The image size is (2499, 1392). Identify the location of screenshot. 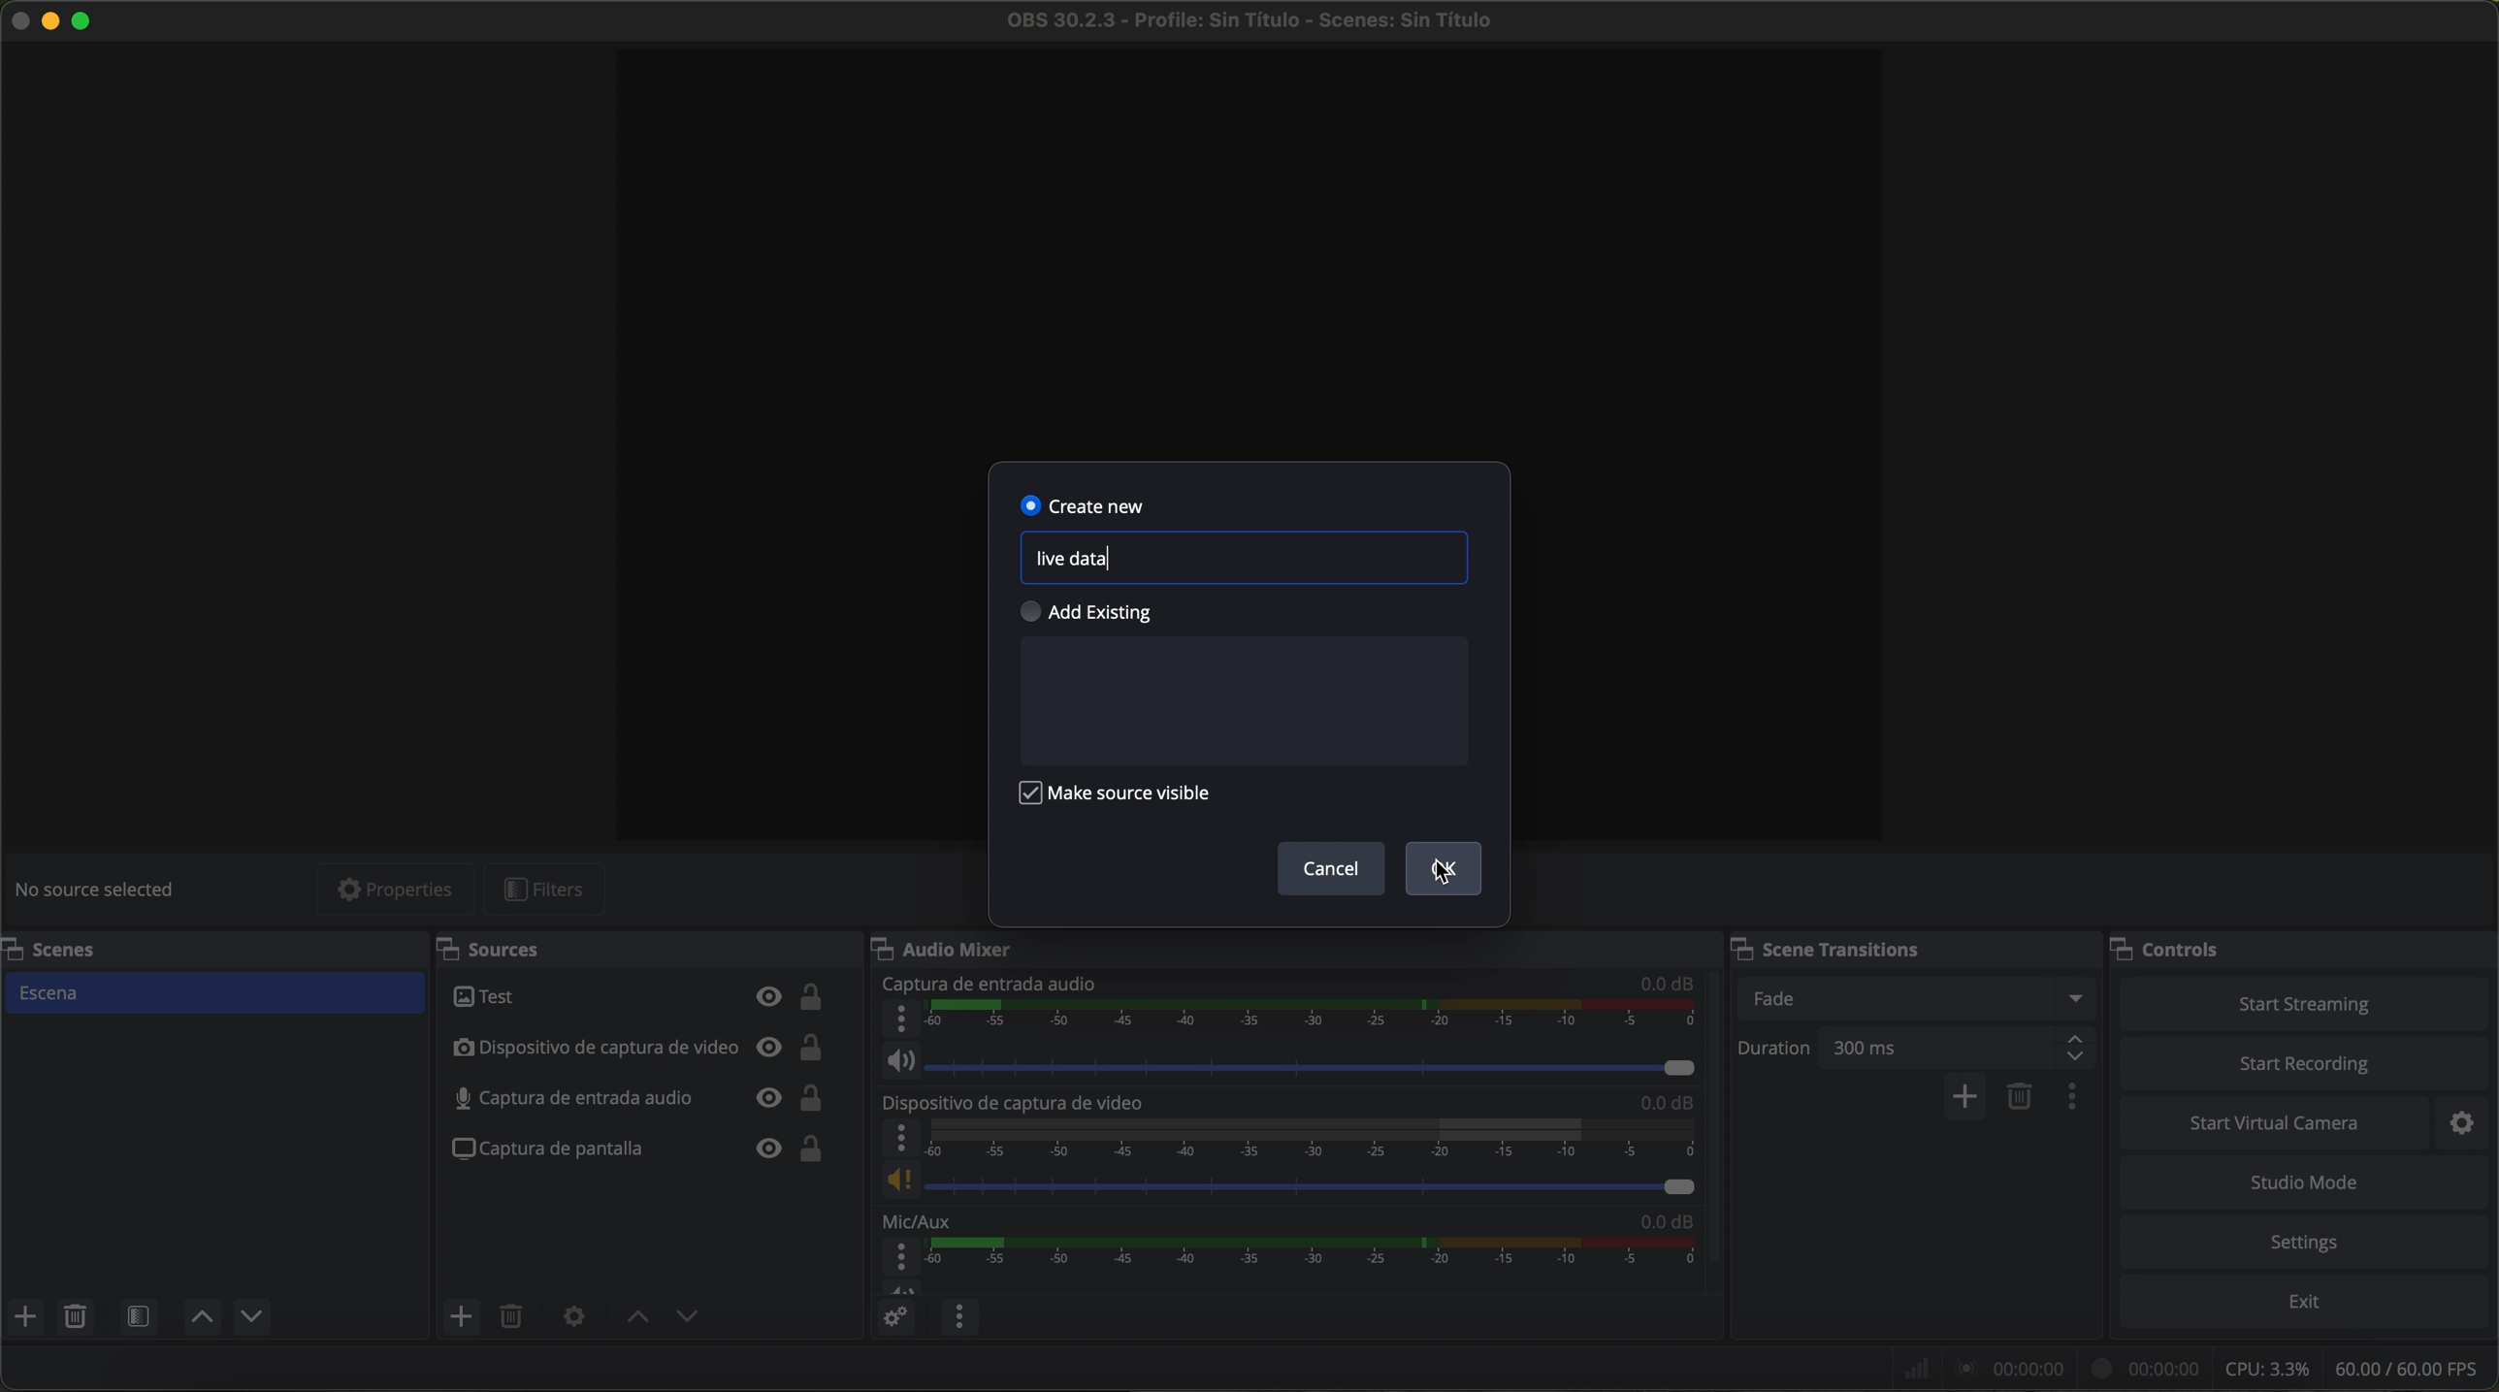
(640, 1149).